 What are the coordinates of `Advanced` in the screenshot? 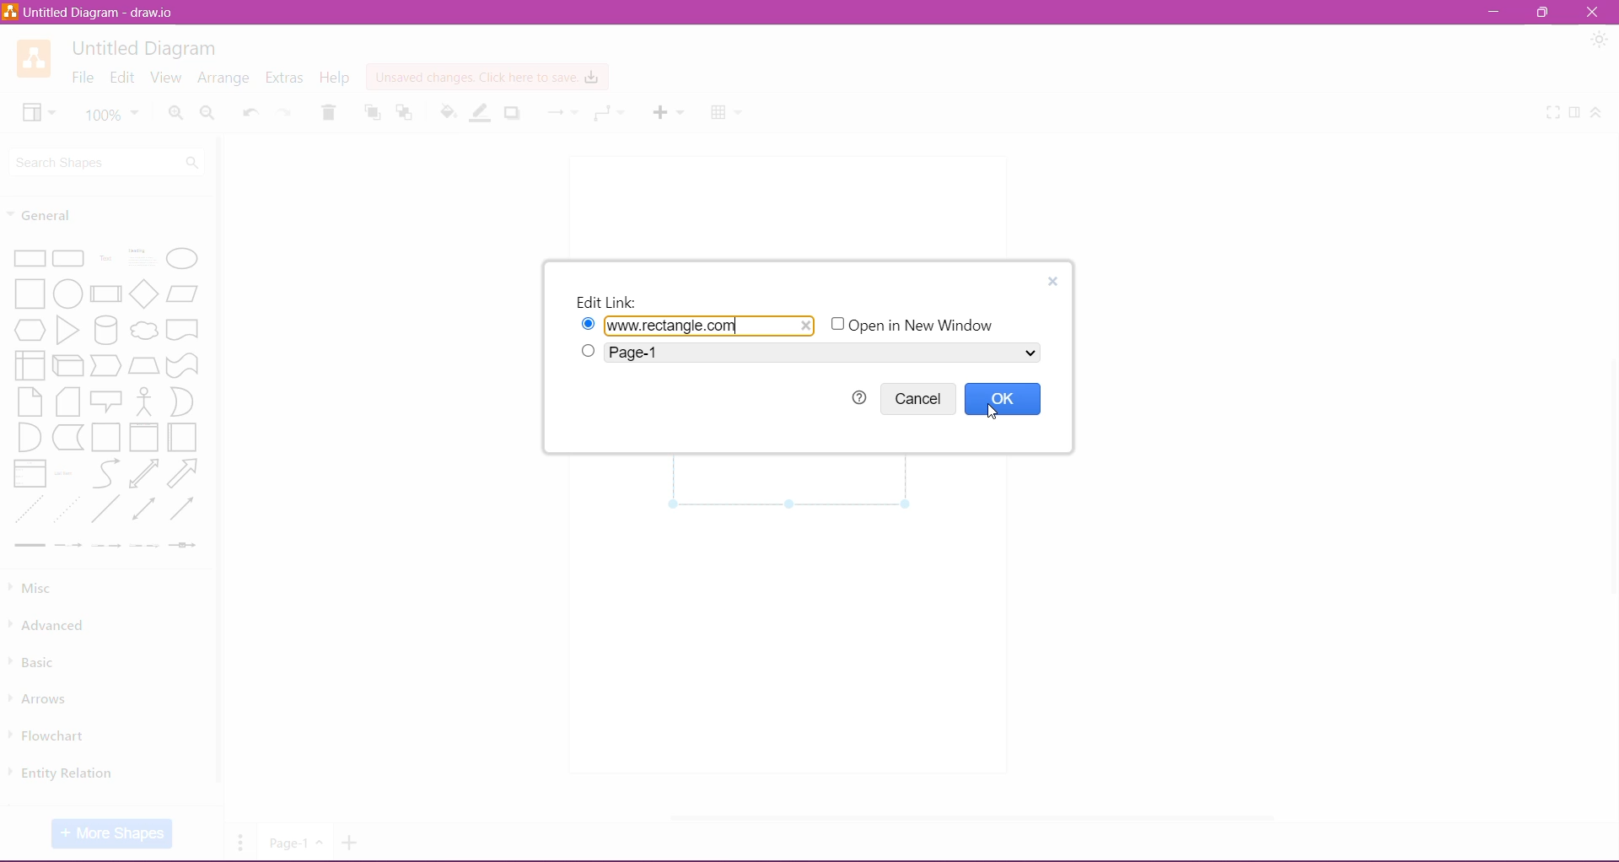 It's located at (51, 626).